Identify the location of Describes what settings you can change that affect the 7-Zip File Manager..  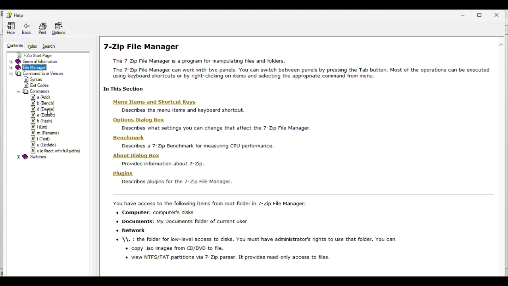
(213, 128).